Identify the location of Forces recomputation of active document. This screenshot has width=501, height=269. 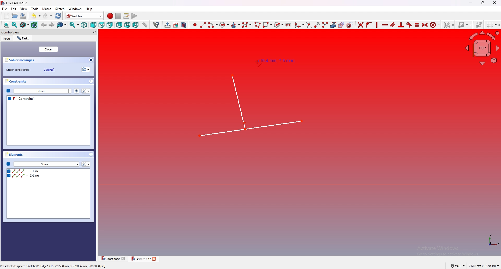
(85, 70).